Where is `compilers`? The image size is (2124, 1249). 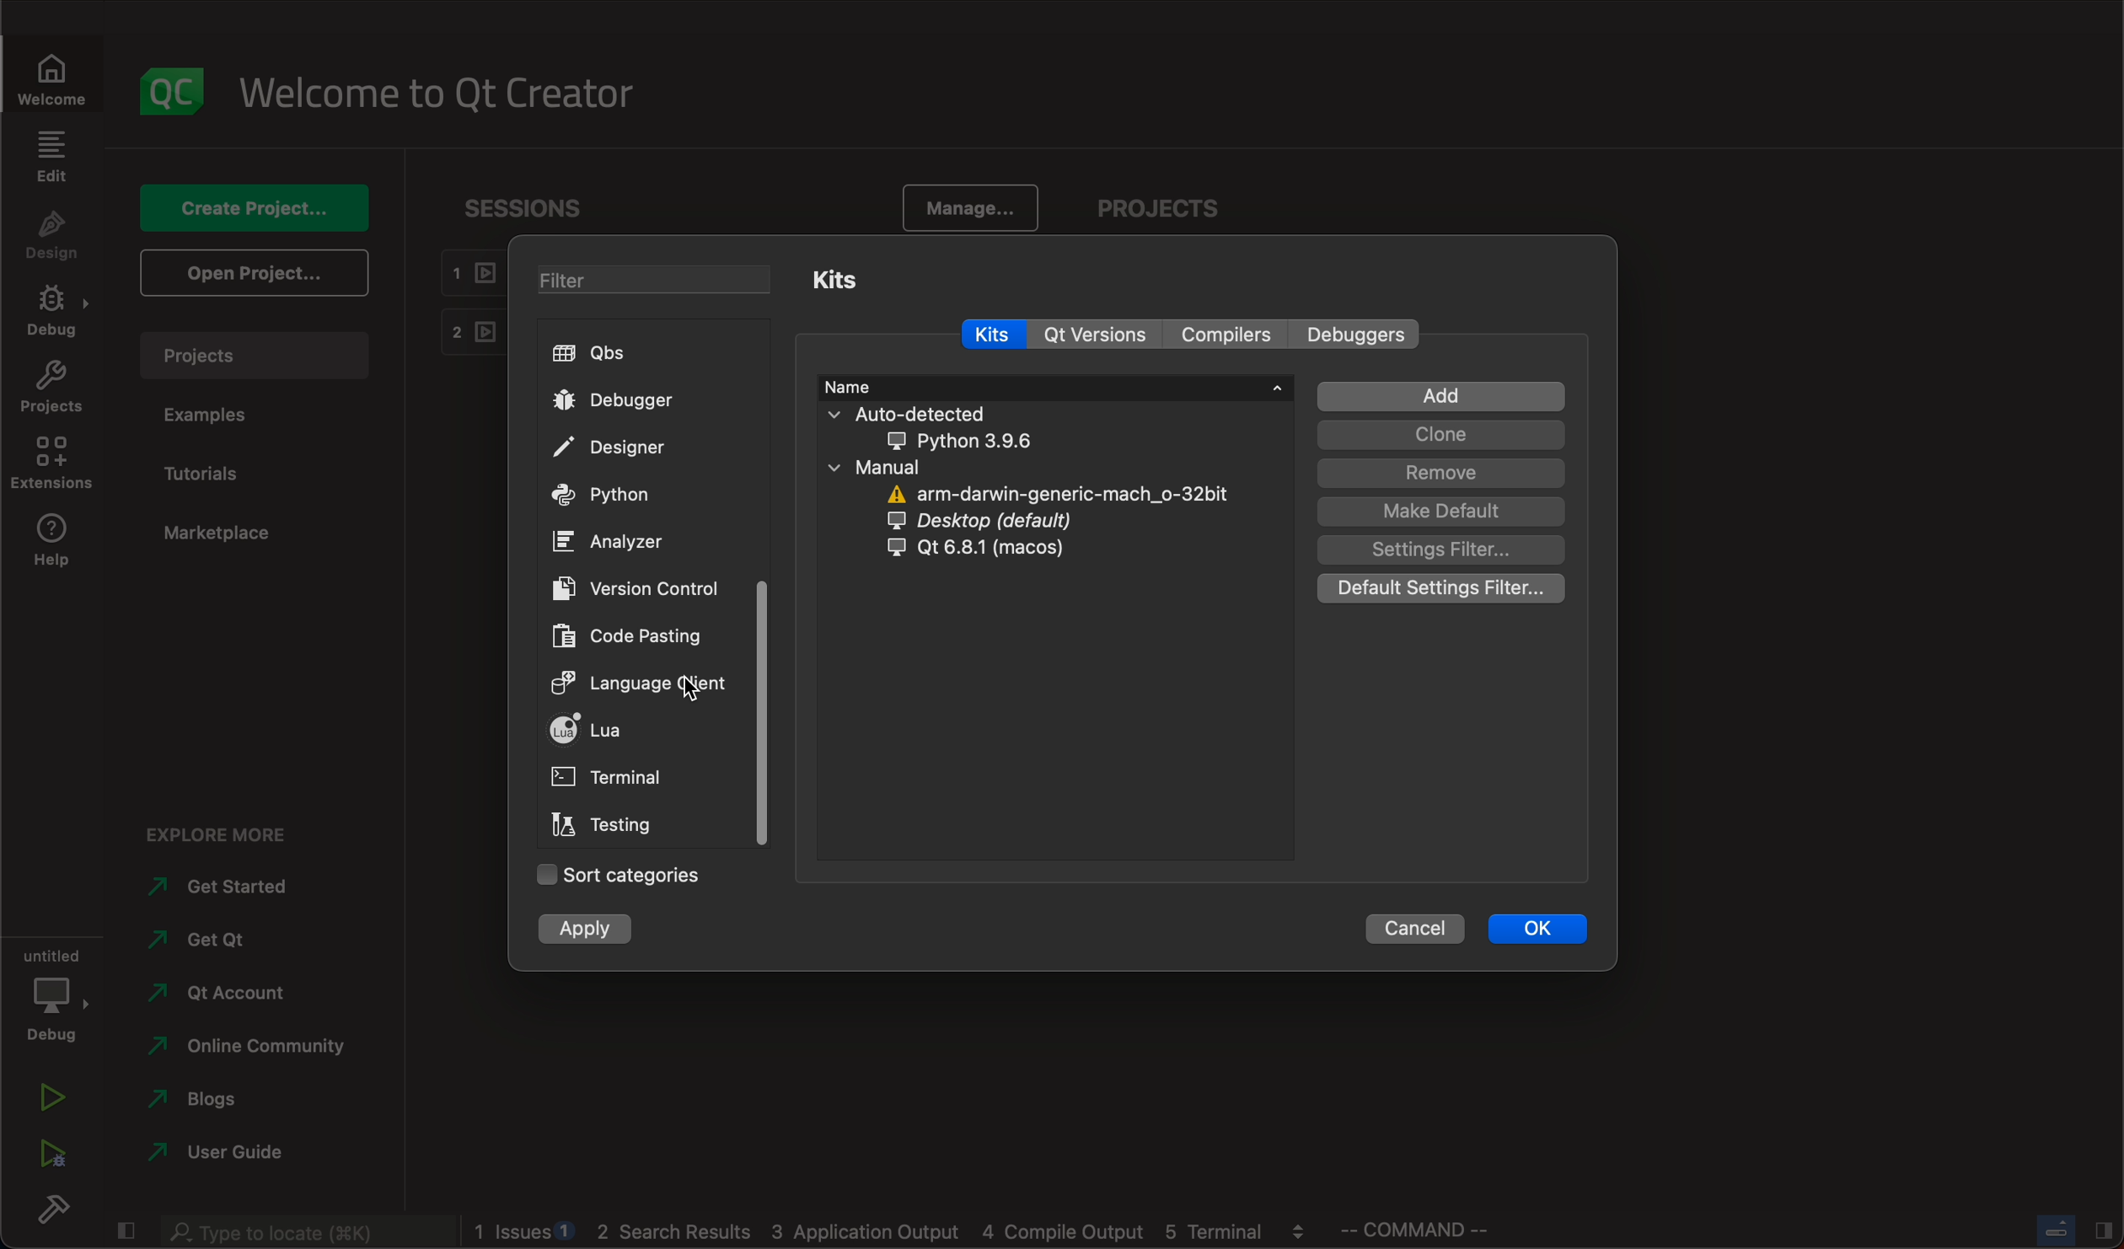 compilers is located at coordinates (1223, 335).